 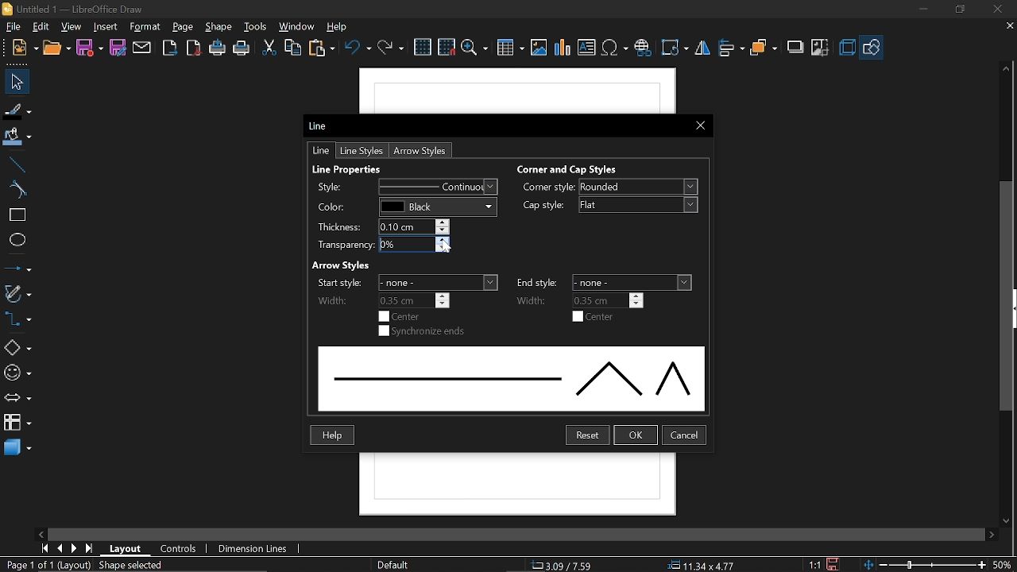 I want to click on rectangle, so click(x=16, y=215).